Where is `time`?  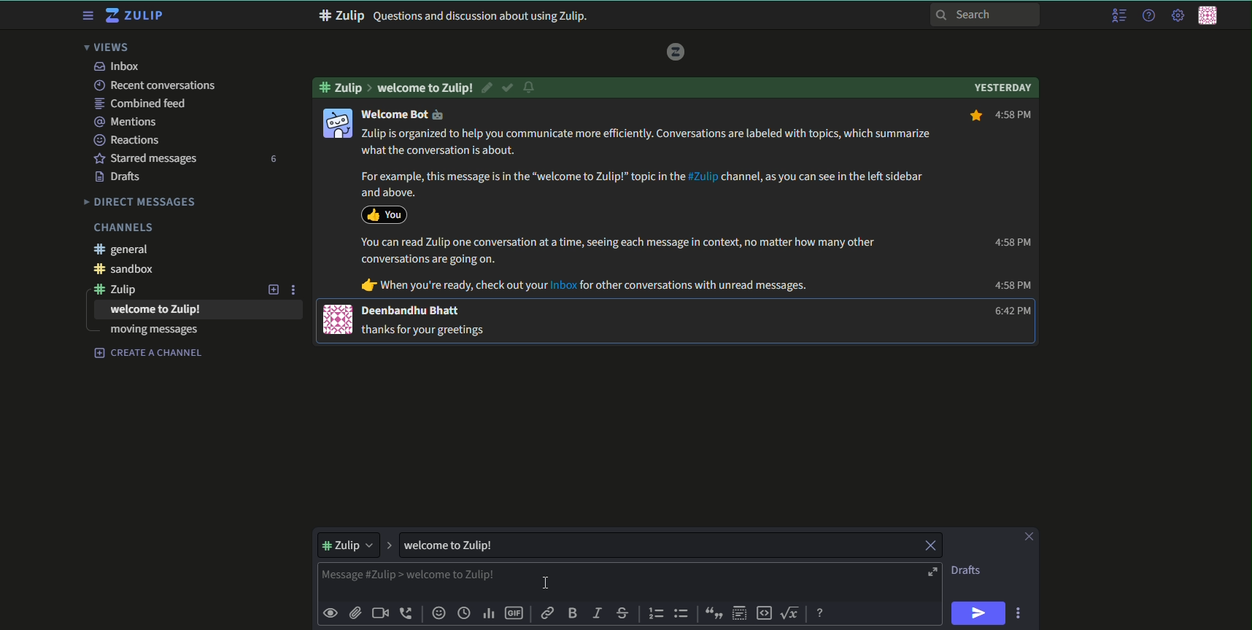 time is located at coordinates (465, 614).